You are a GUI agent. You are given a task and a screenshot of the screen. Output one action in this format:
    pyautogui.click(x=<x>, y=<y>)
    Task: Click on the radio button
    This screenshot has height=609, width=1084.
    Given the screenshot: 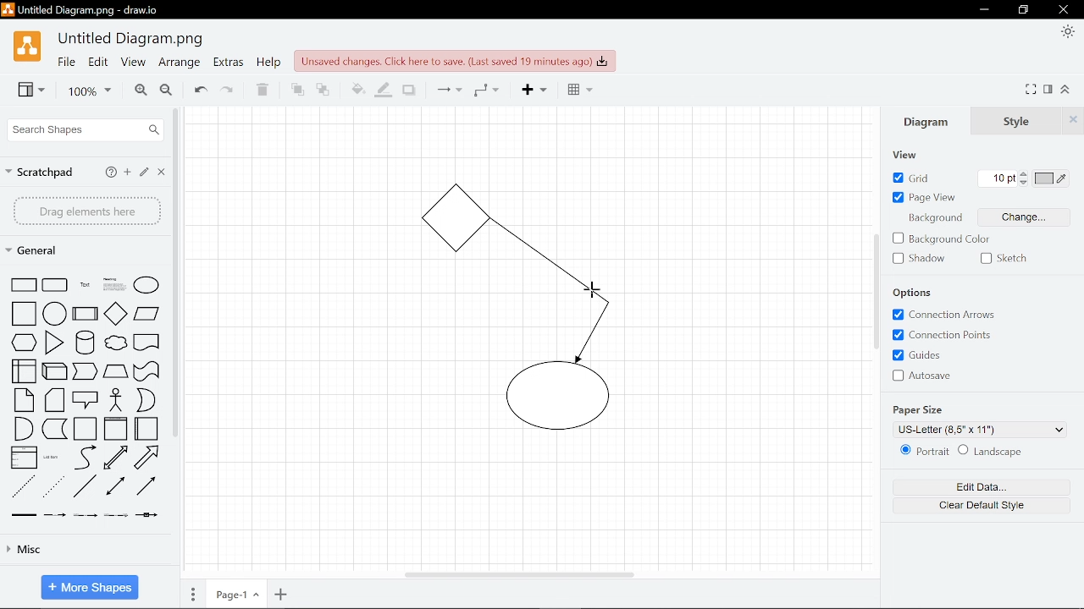 What is the action you would take?
    pyautogui.click(x=902, y=450)
    